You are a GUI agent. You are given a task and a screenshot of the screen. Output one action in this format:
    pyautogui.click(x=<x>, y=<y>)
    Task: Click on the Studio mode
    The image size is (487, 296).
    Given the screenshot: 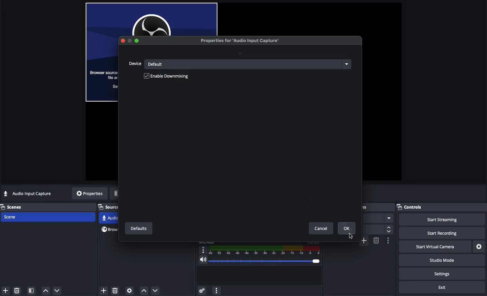 What is the action you would take?
    pyautogui.click(x=442, y=261)
    